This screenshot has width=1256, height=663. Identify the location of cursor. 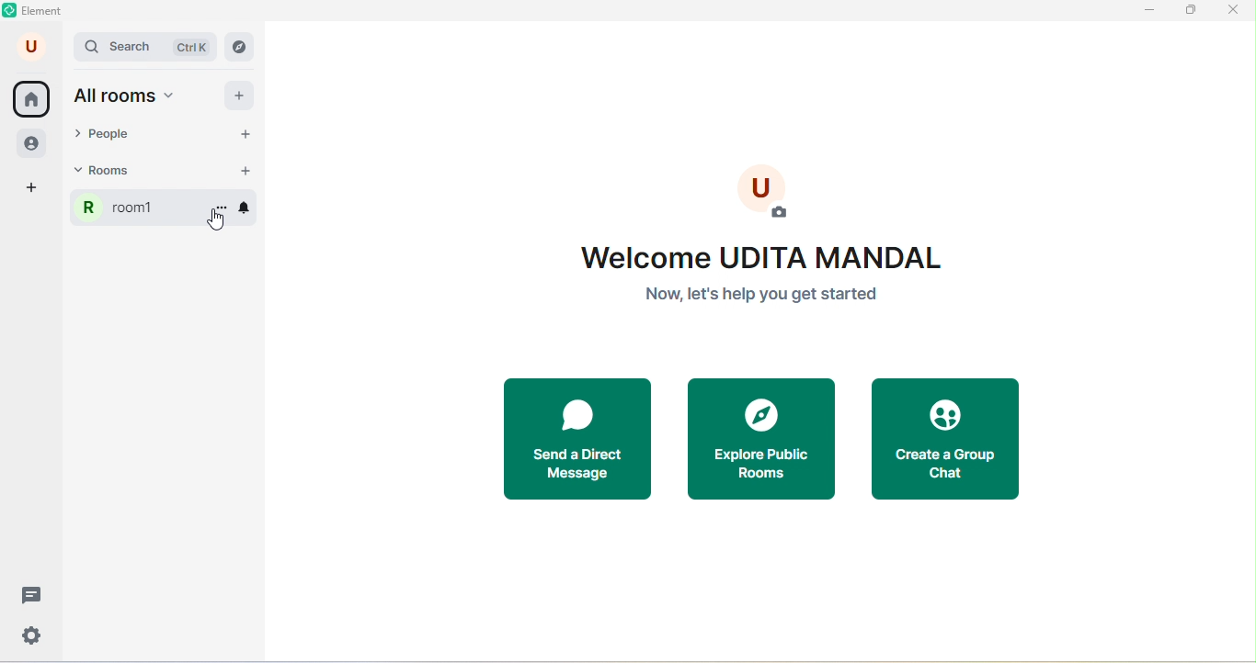
(213, 226).